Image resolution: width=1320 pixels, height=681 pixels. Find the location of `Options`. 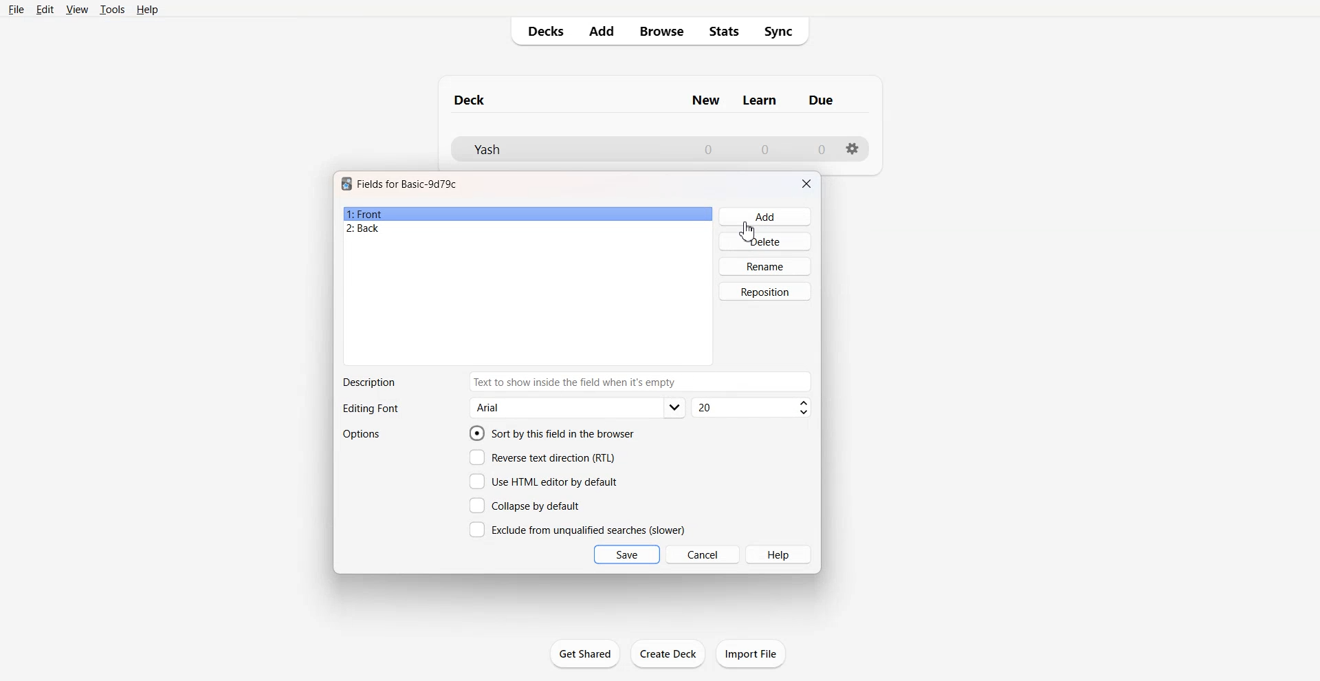

Options is located at coordinates (363, 434).